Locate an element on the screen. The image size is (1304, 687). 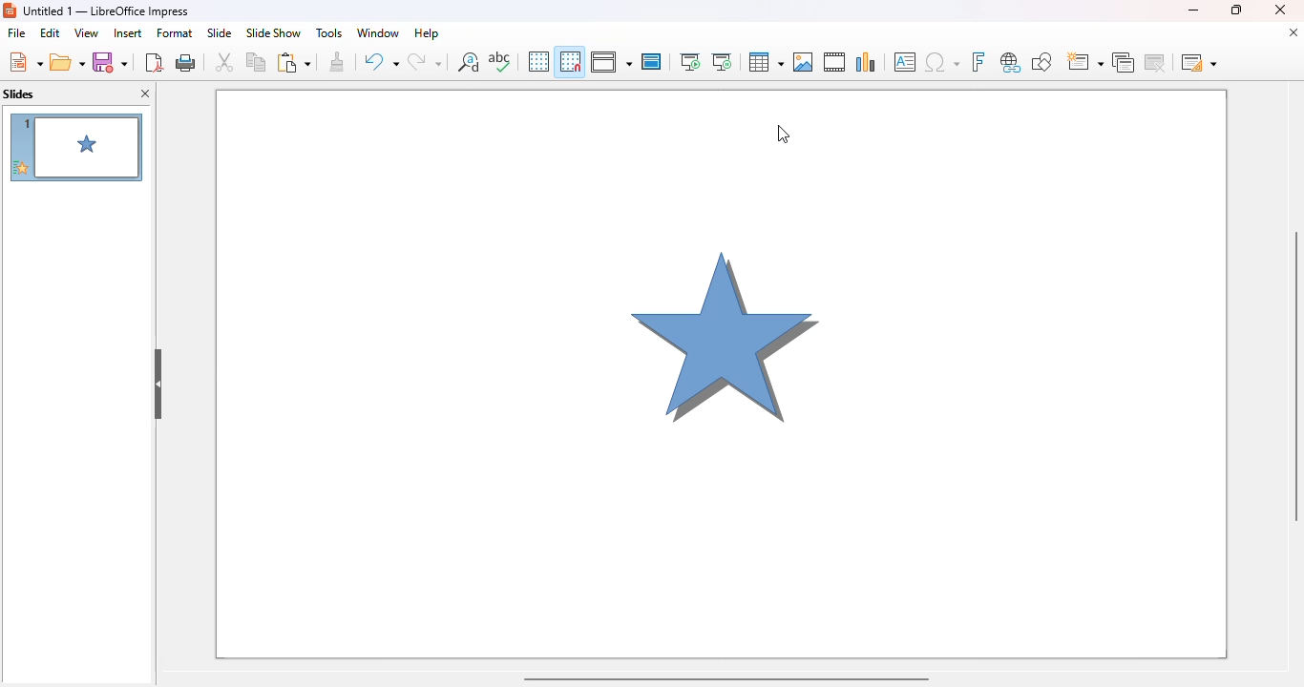
insert is located at coordinates (129, 32).